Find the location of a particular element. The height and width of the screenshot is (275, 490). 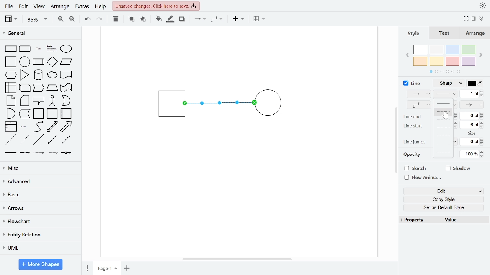

cloud is located at coordinates (52, 75).